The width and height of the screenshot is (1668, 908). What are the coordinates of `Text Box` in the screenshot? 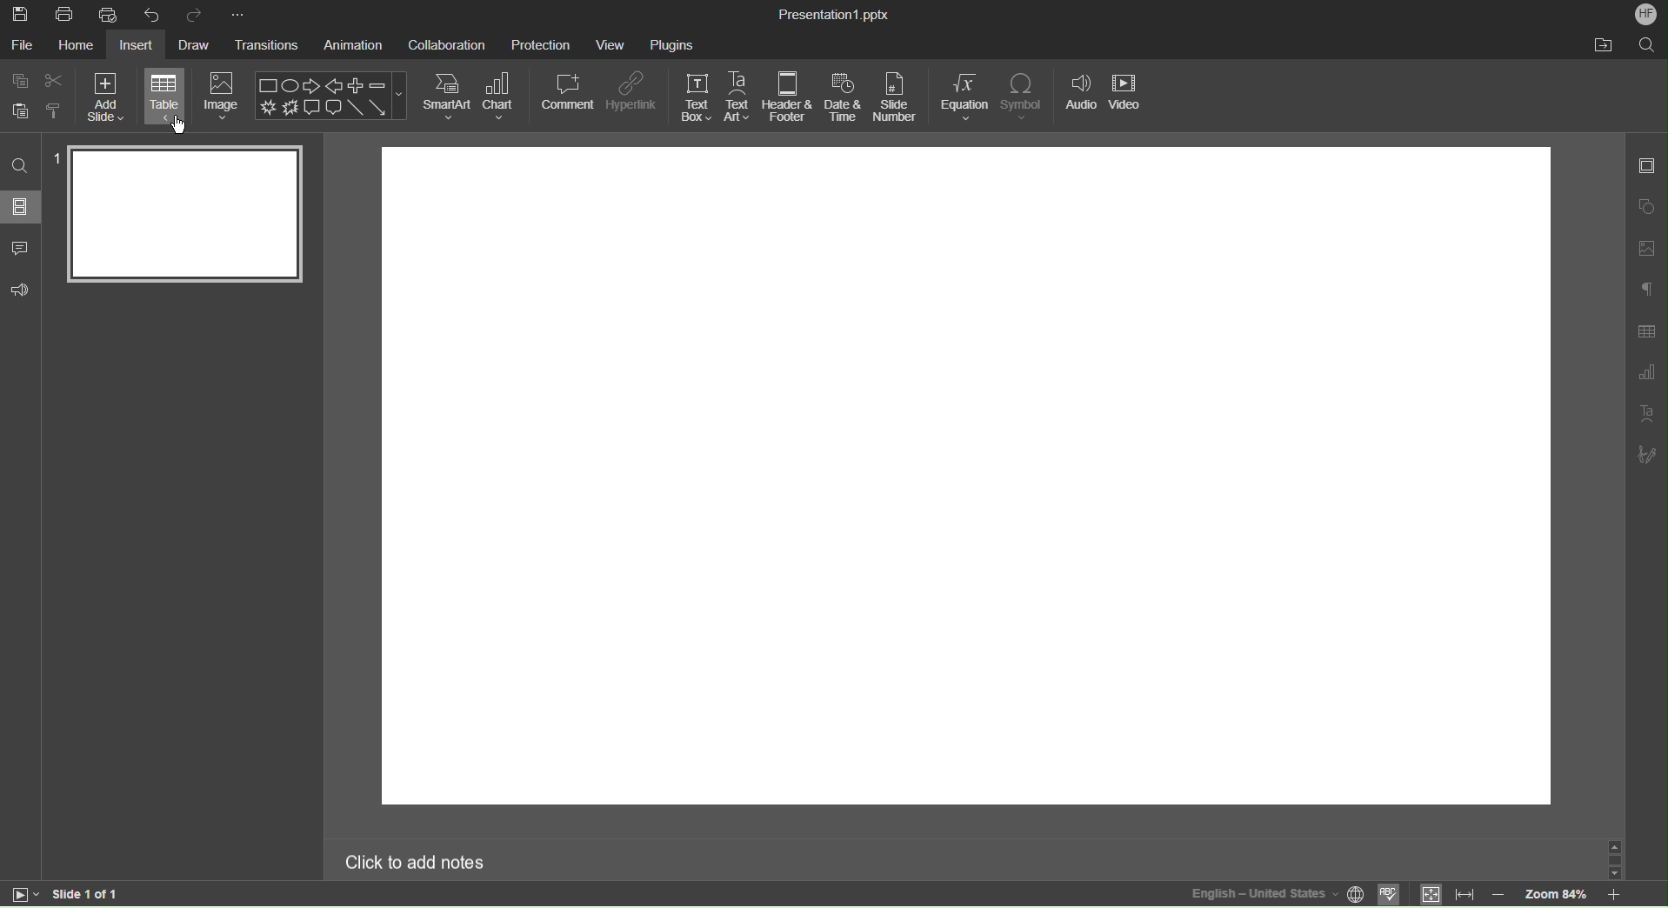 It's located at (697, 97).